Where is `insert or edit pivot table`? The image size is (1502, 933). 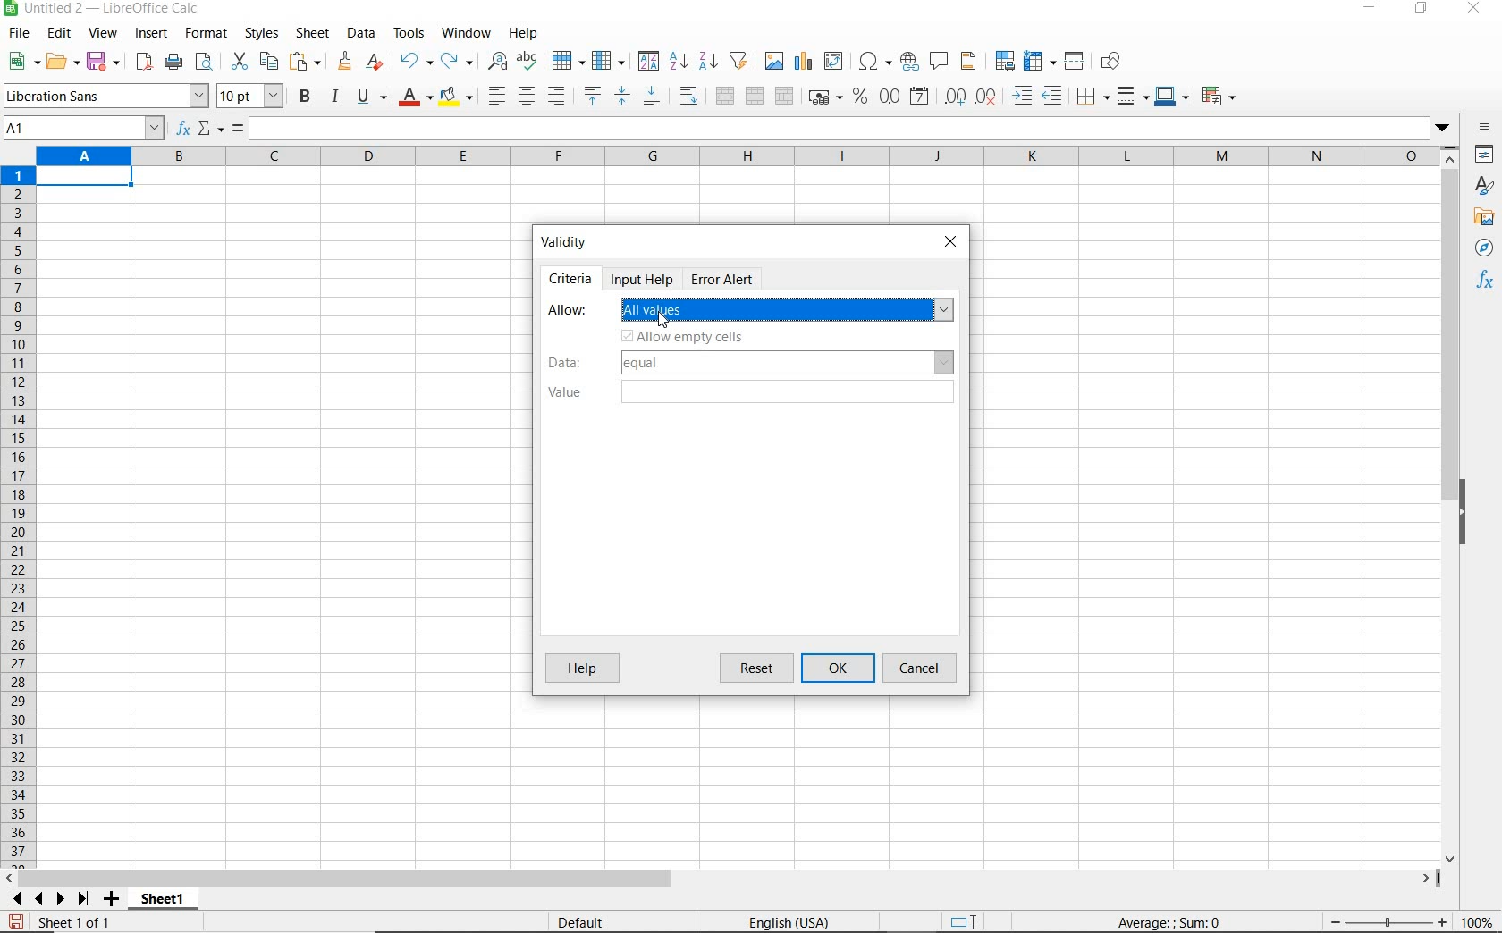
insert or edit pivot table is located at coordinates (835, 62).